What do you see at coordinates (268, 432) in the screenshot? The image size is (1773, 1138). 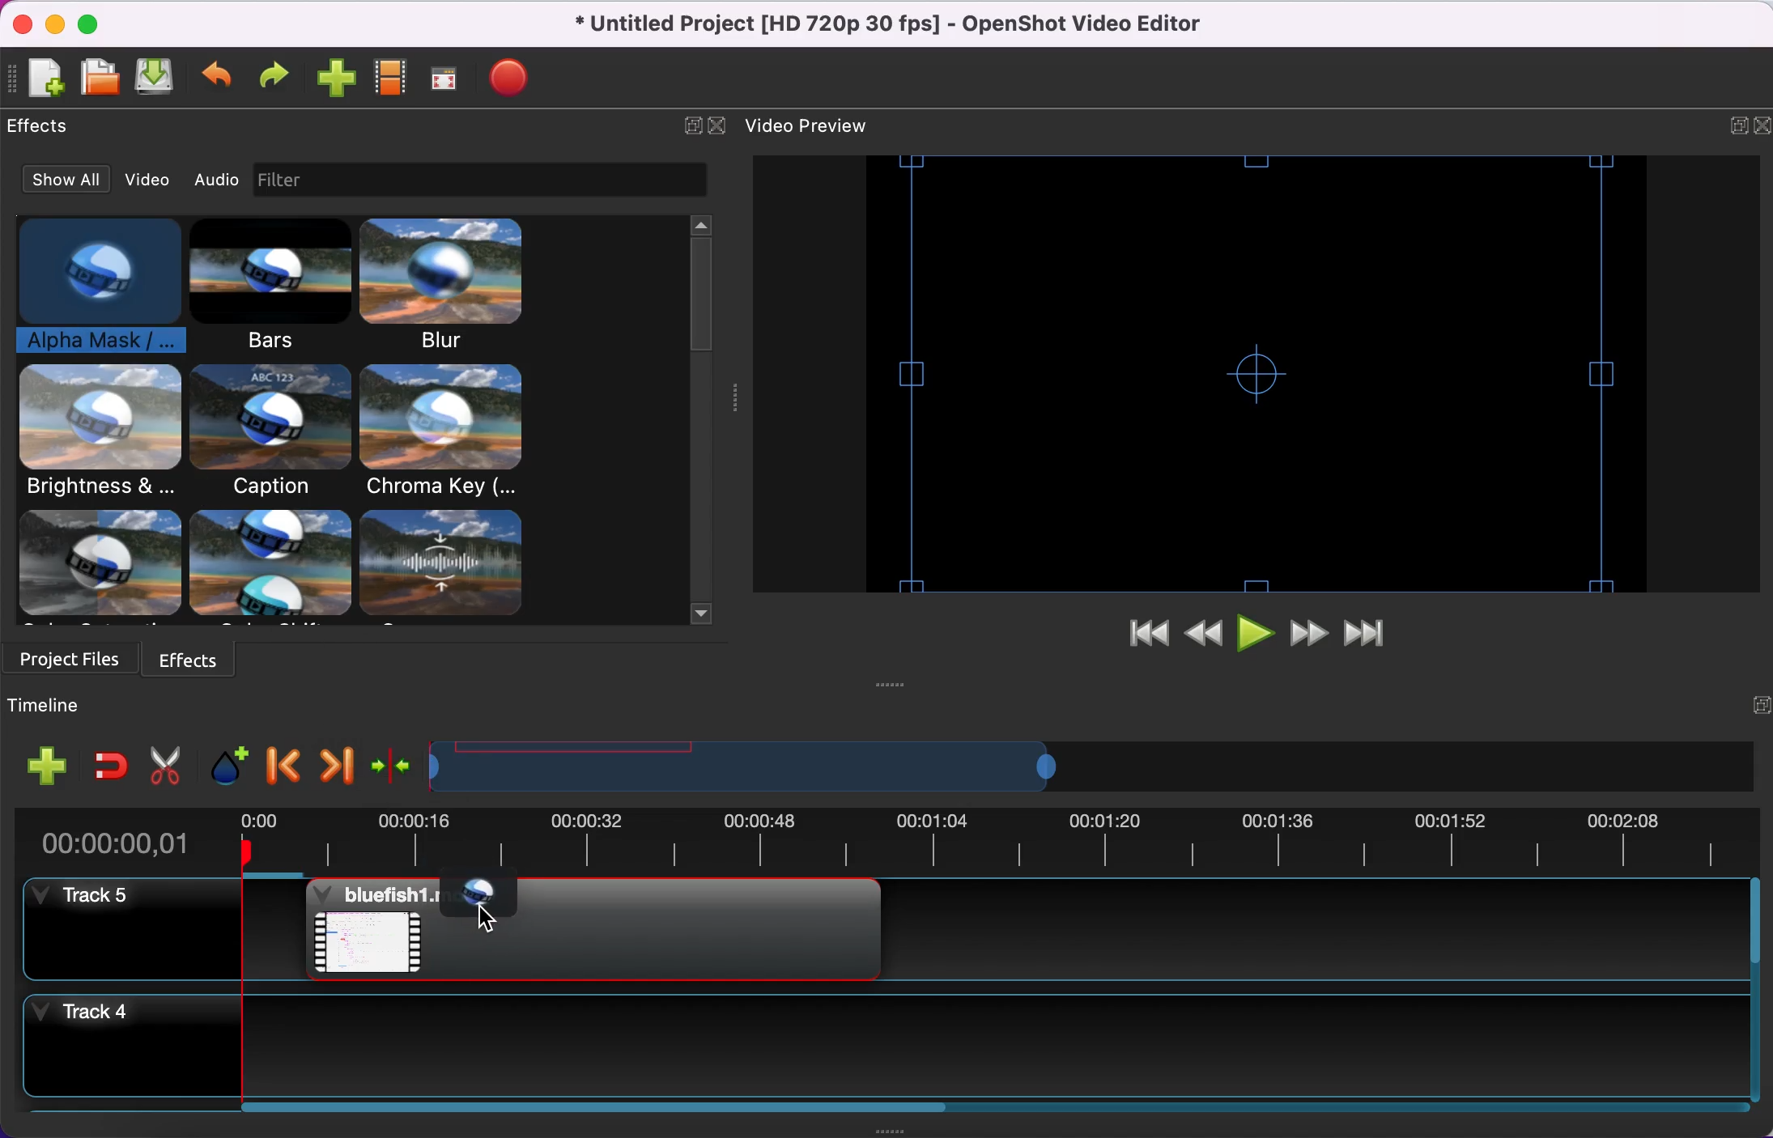 I see `caption` at bounding box center [268, 432].